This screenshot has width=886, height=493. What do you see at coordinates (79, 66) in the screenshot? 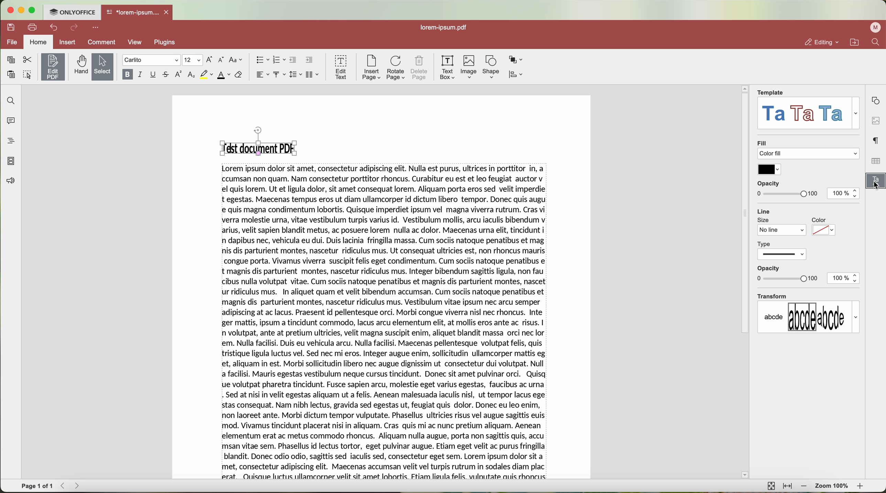
I see `hand` at bounding box center [79, 66].